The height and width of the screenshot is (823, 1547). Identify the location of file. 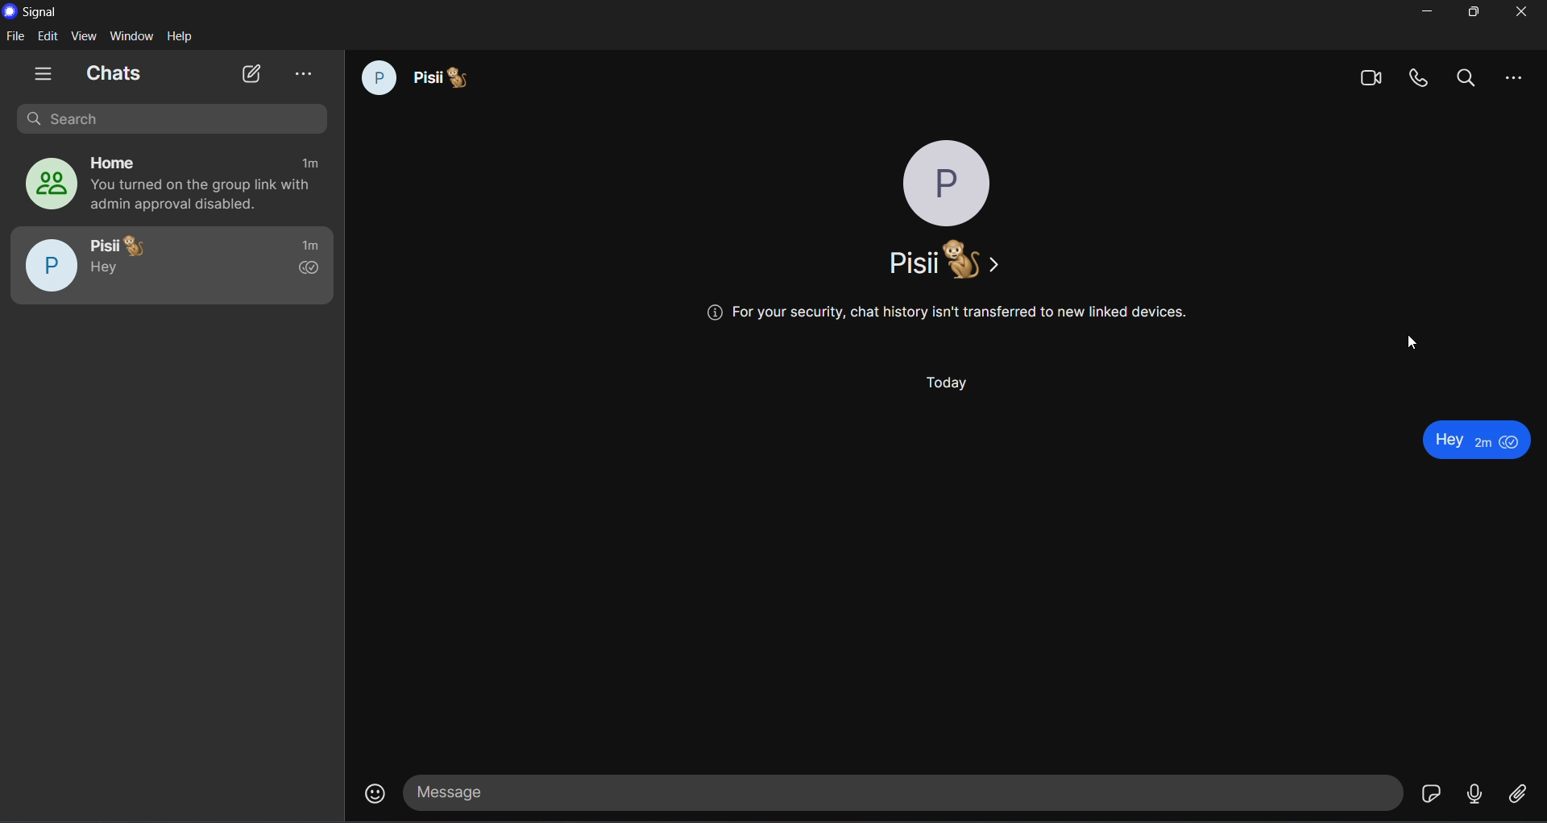
(17, 35).